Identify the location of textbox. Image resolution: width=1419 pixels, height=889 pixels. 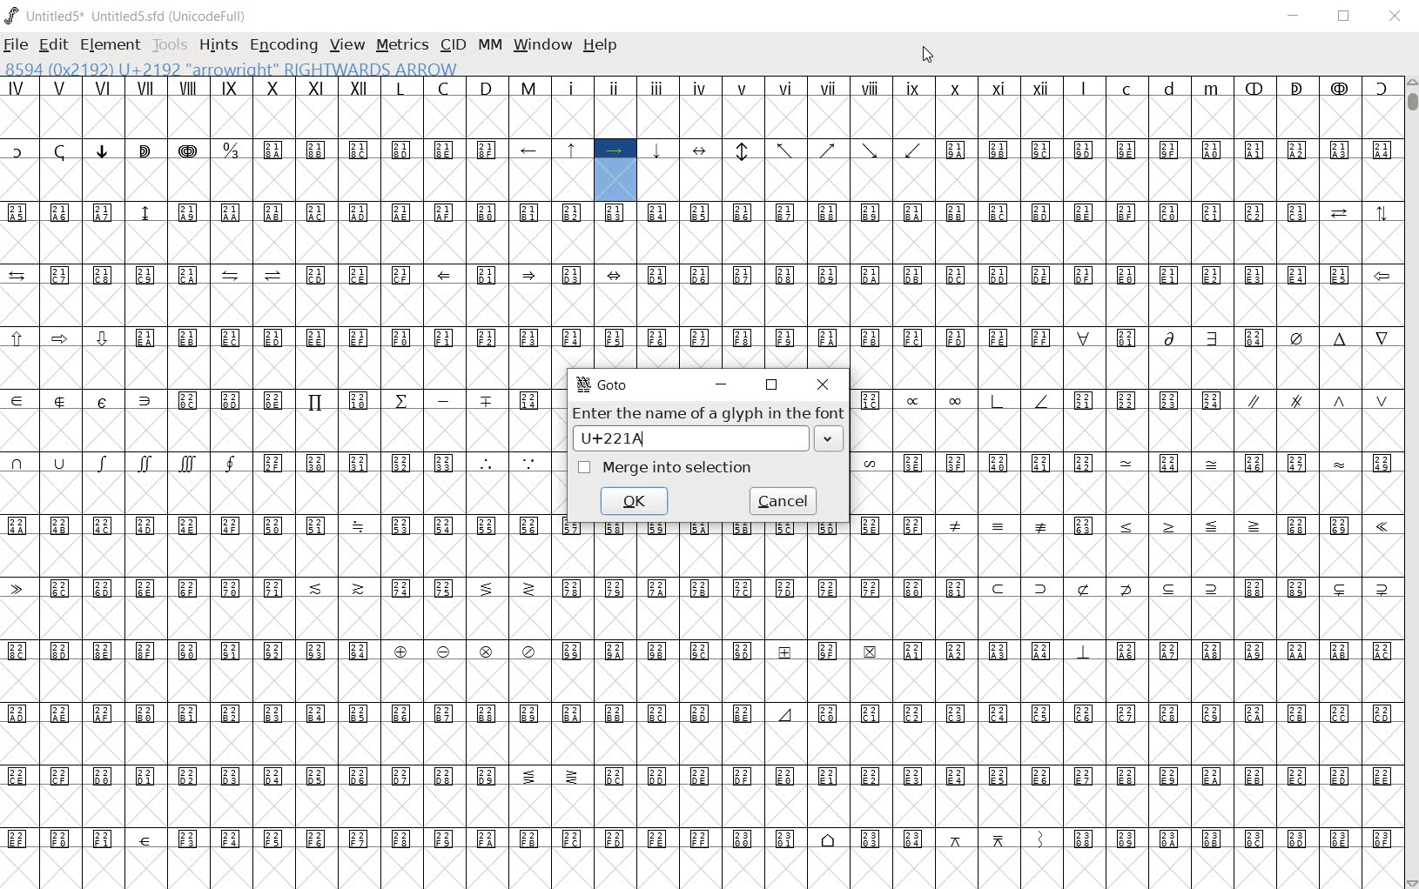
(709, 439).